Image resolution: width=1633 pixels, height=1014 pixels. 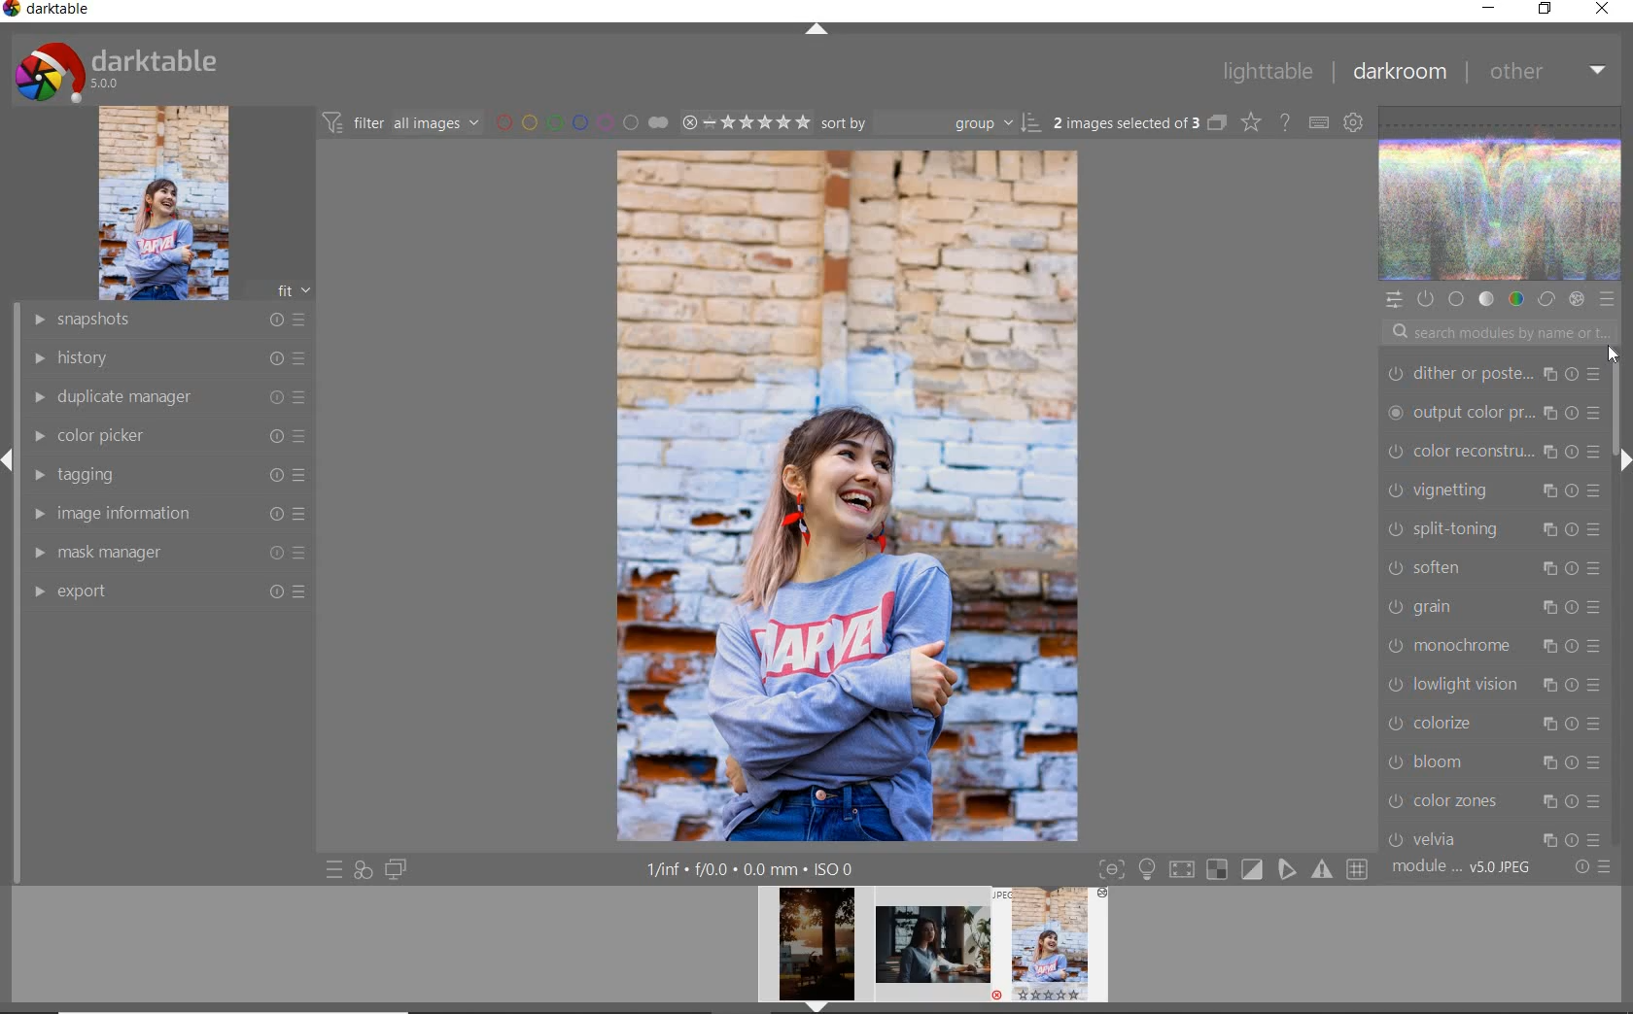 I want to click on crop, so click(x=1494, y=412).